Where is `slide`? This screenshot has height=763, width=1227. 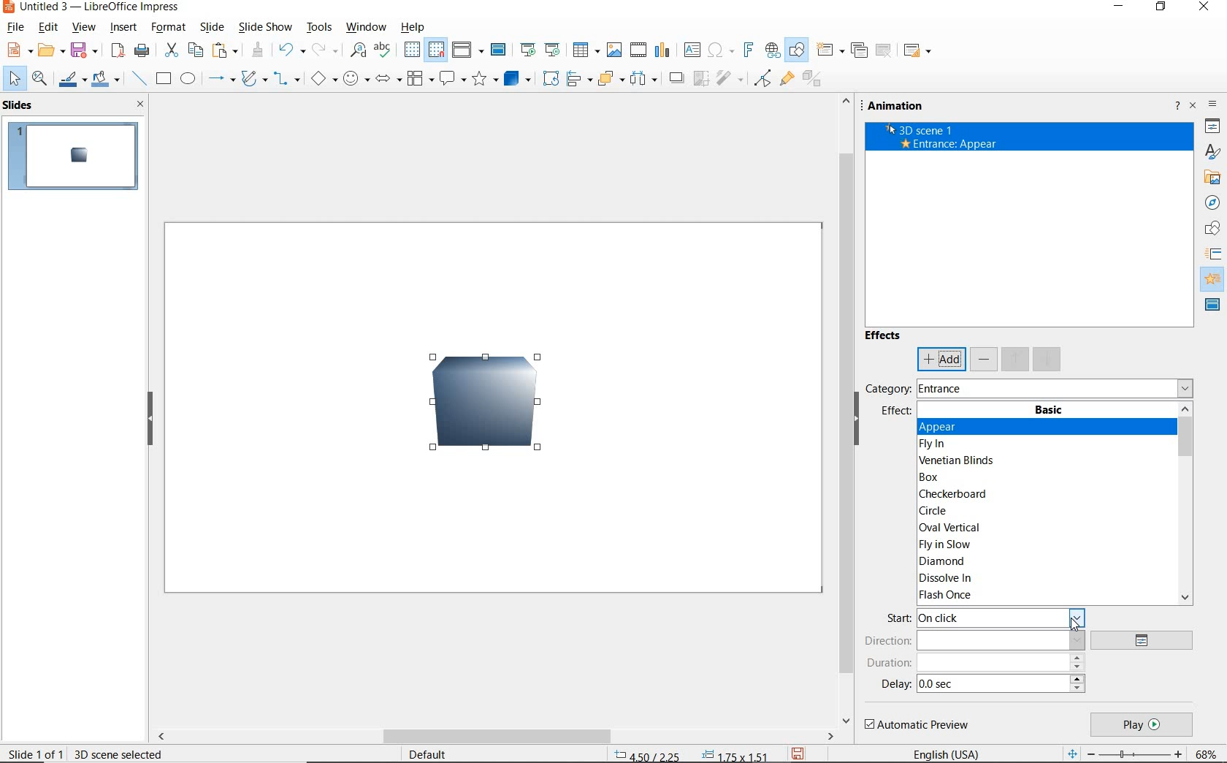 slide is located at coordinates (211, 27).